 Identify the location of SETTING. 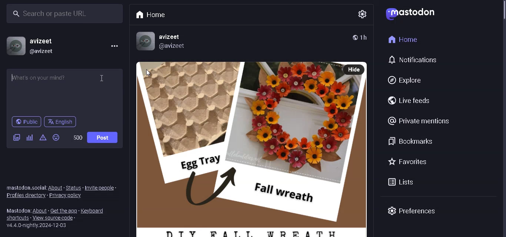
(364, 15).